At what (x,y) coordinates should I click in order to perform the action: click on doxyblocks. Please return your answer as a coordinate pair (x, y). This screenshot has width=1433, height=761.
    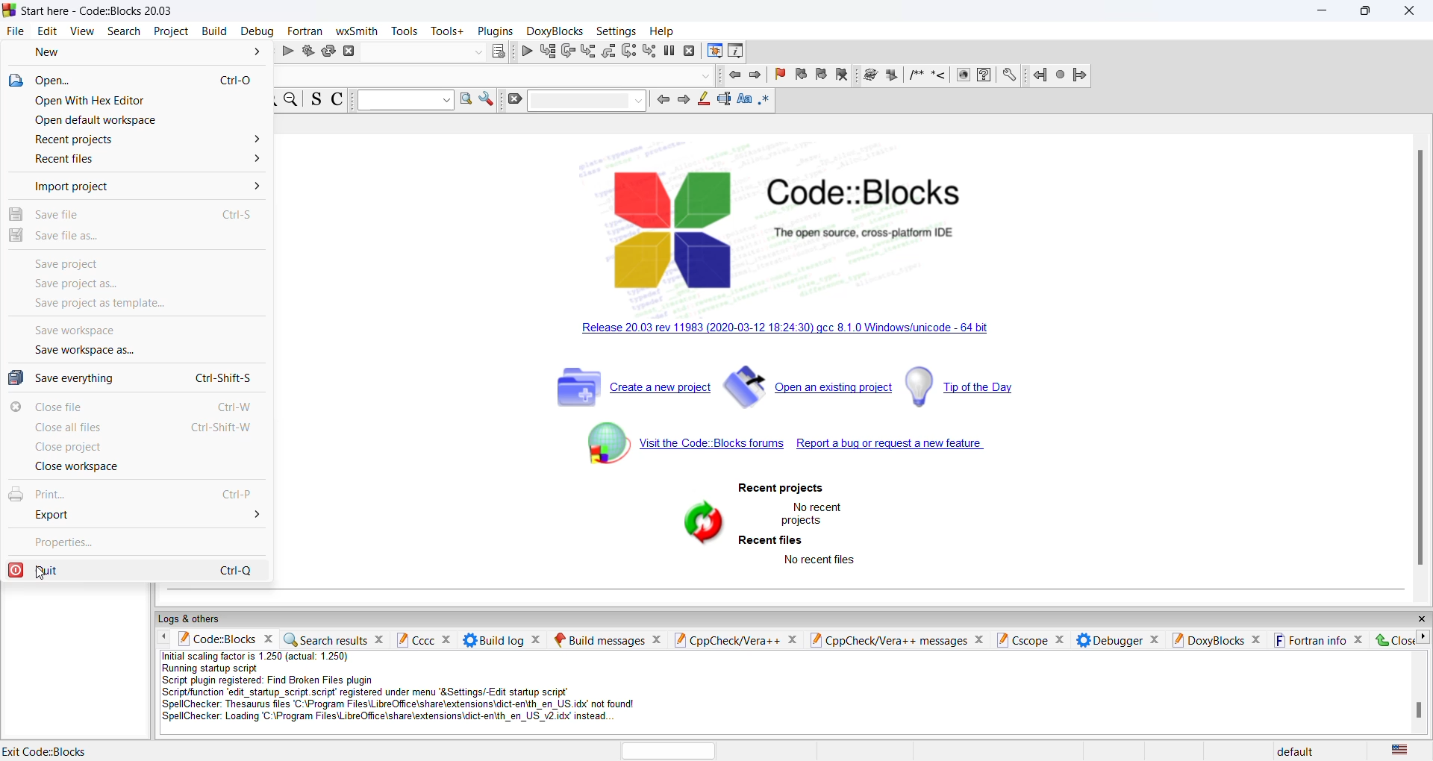
    Looking at the image, I should click on (1207, 639).